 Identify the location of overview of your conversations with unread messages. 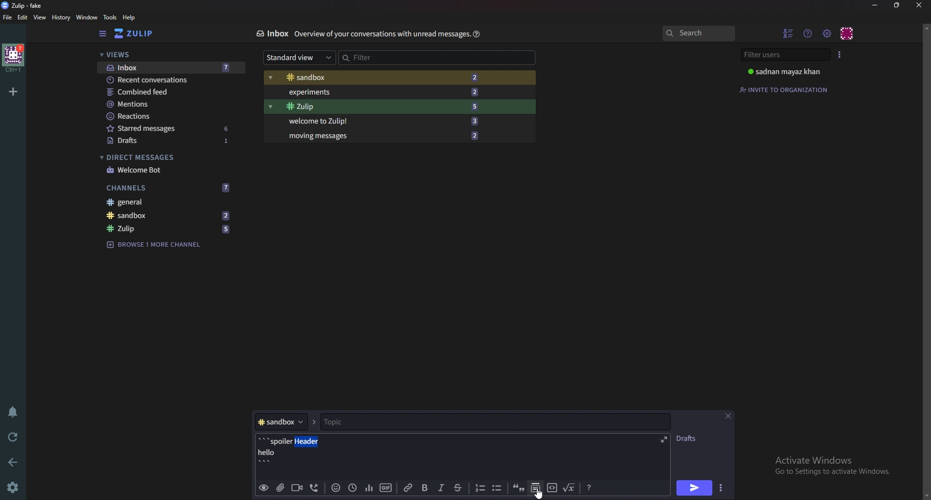
(380, 35).